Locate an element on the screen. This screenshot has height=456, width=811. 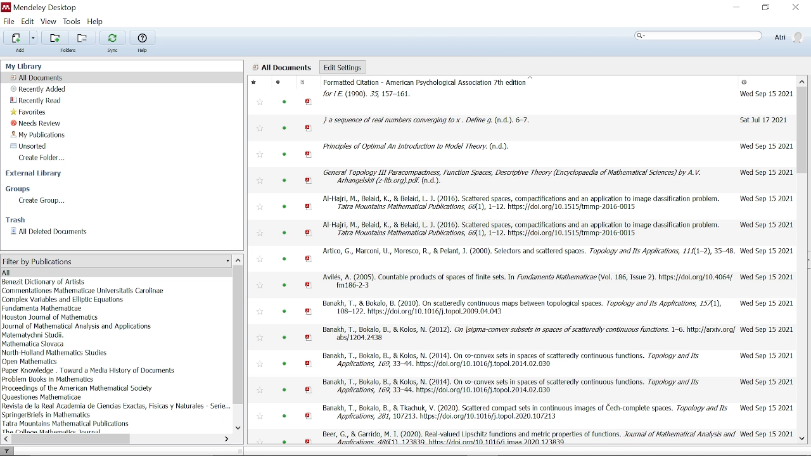
date time is located at coordinates (767, 382).